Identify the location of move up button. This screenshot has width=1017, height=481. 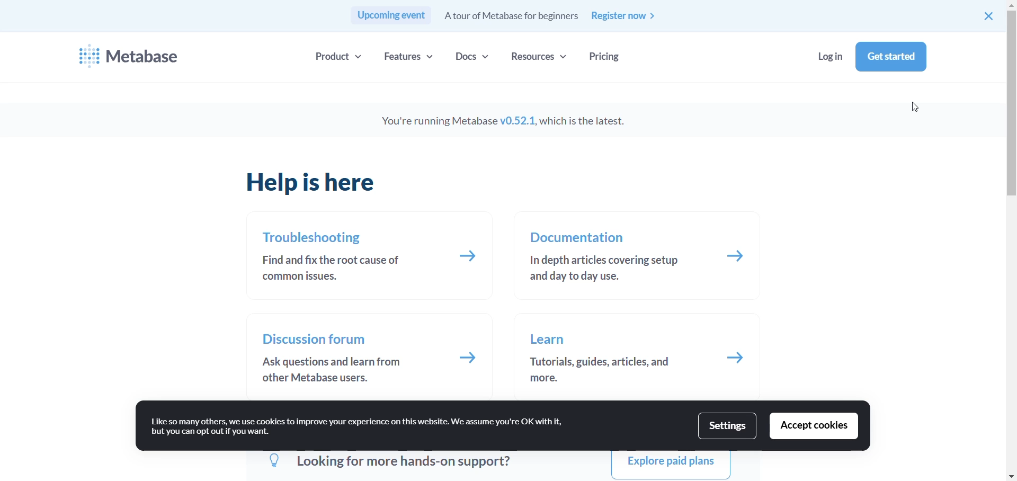
(1009, 5).